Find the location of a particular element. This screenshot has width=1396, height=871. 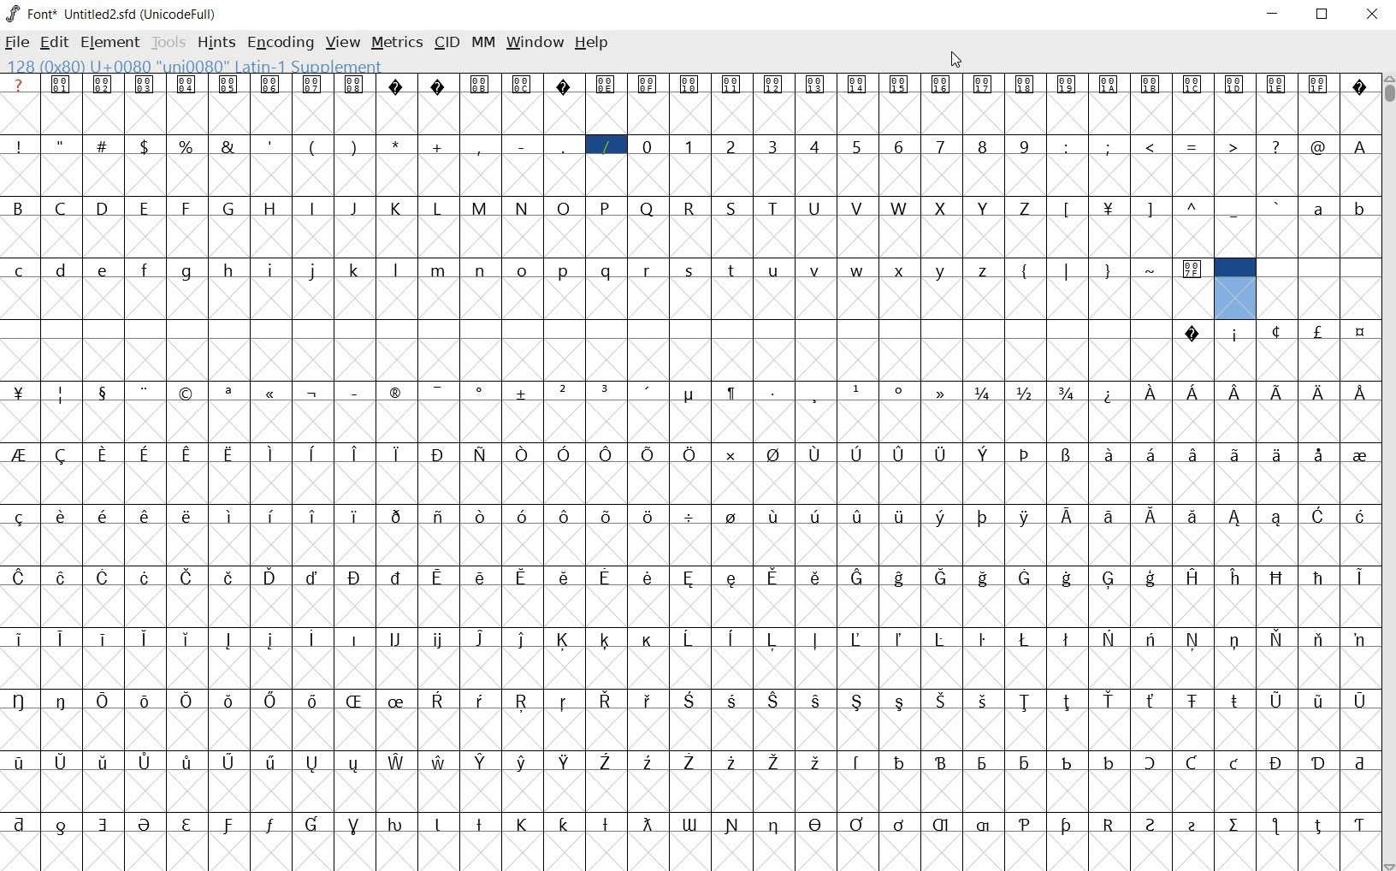

Symbol is located at coordinates (316, 702).